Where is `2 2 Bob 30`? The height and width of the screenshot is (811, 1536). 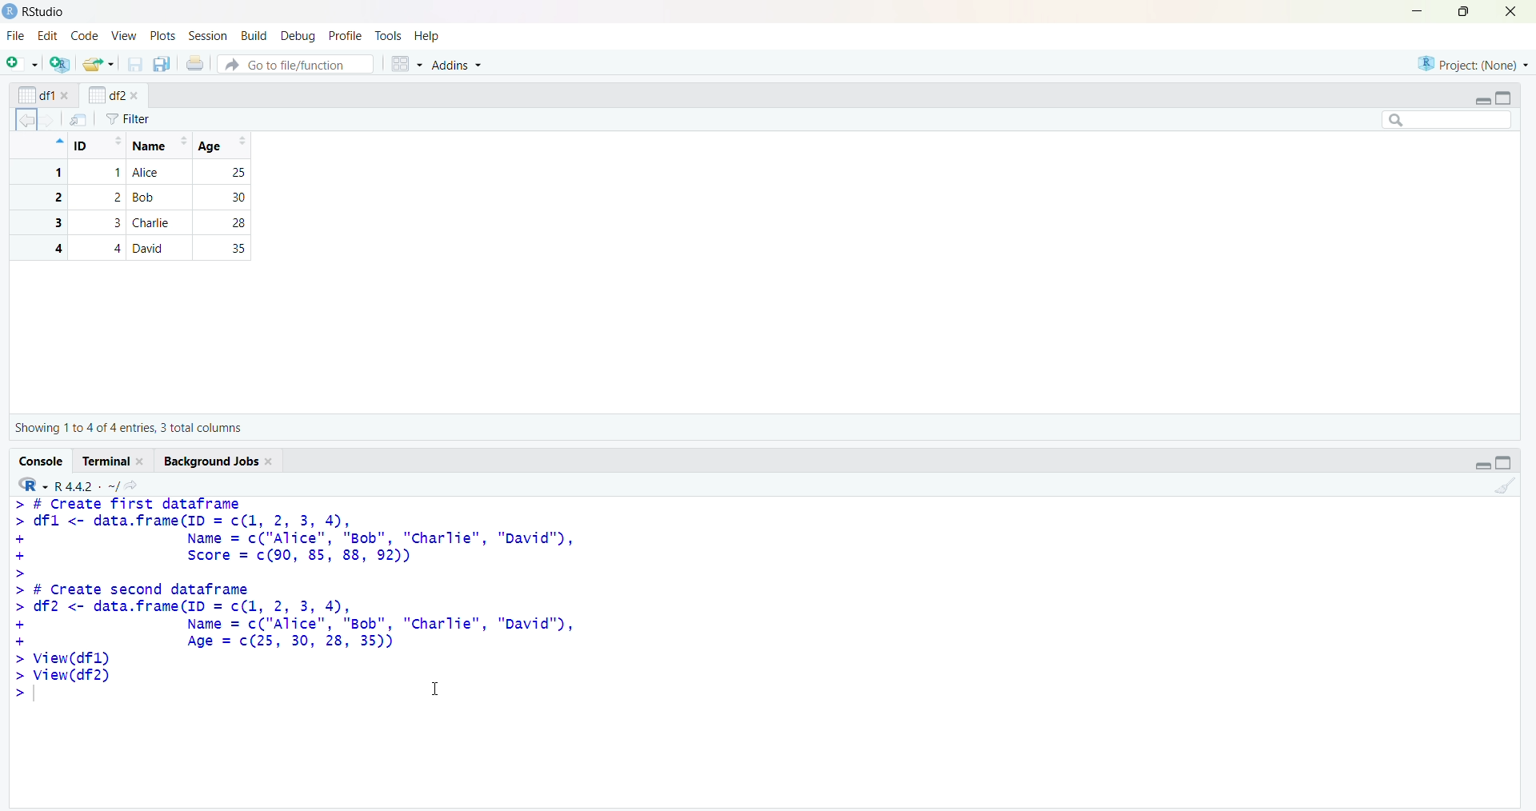 2 2 Bob 30 is located at coordinates (138, 198).